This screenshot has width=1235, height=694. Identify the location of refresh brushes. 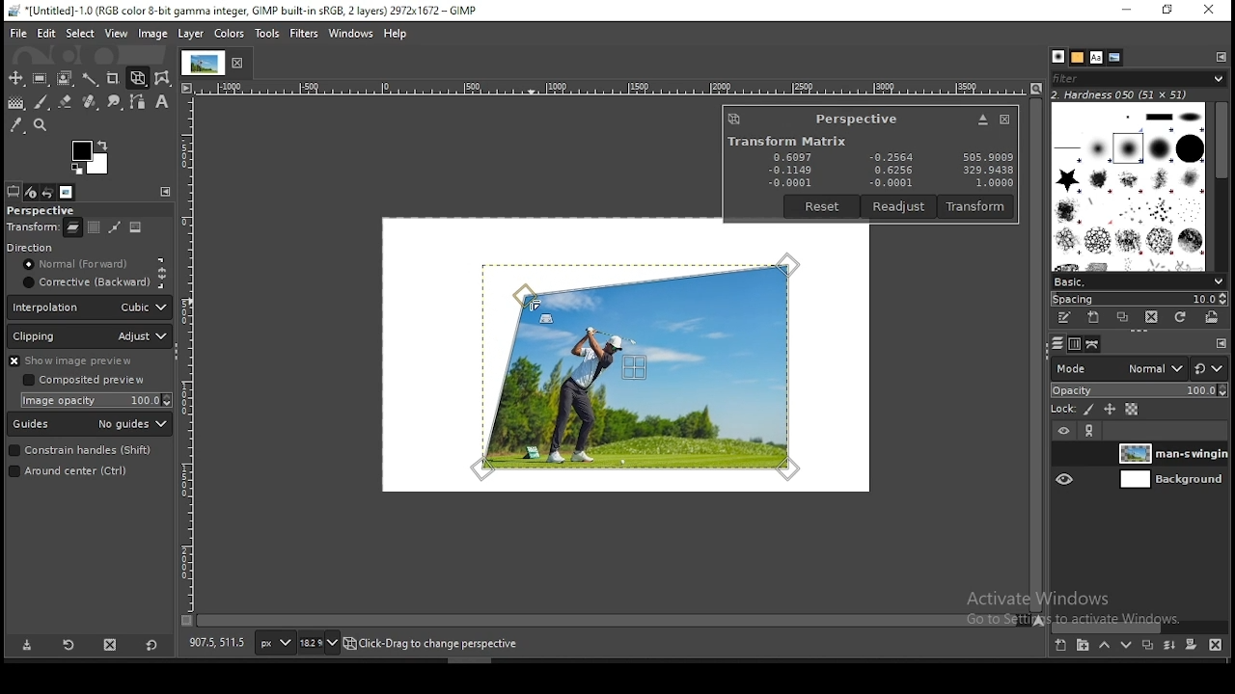
(1181, 316).